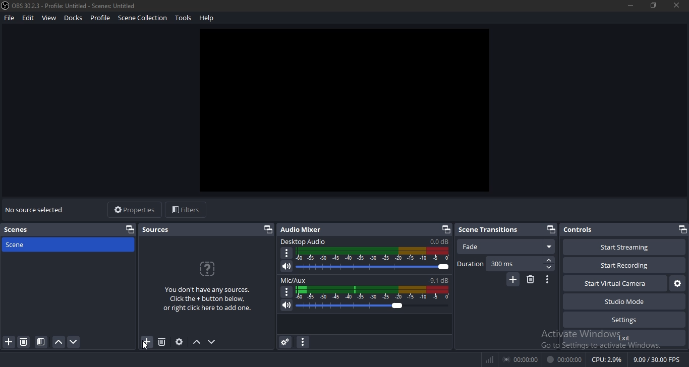 The image size is (689, 367). What do you see at coordinates (207, 19) in the screenshot?
I see `help` at bounding box center [207, 19].